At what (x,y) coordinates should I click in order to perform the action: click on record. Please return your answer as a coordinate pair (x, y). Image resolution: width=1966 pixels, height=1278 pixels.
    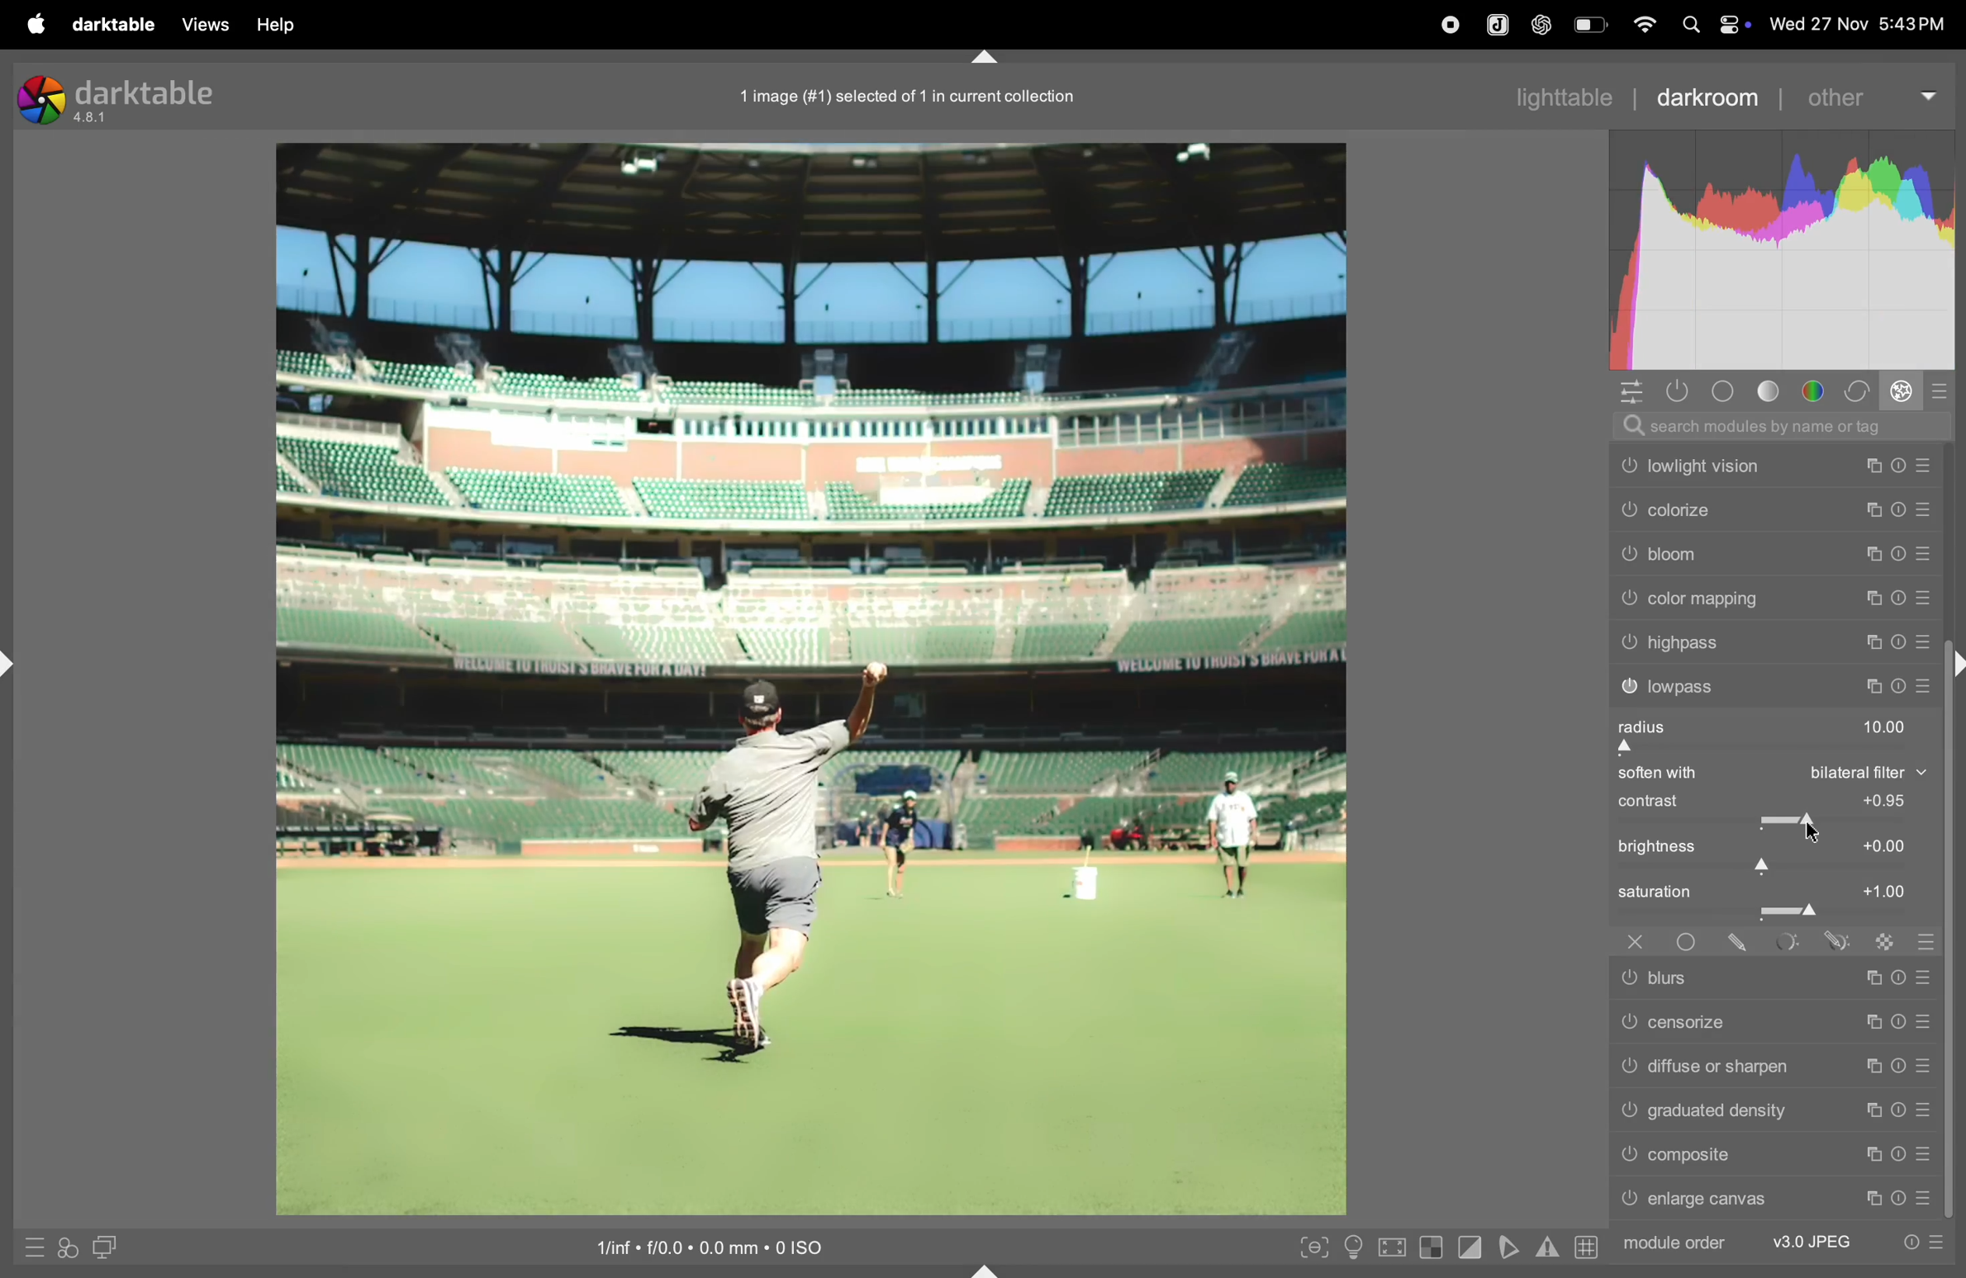
    Looking at the image, I should click on (1446, 25).